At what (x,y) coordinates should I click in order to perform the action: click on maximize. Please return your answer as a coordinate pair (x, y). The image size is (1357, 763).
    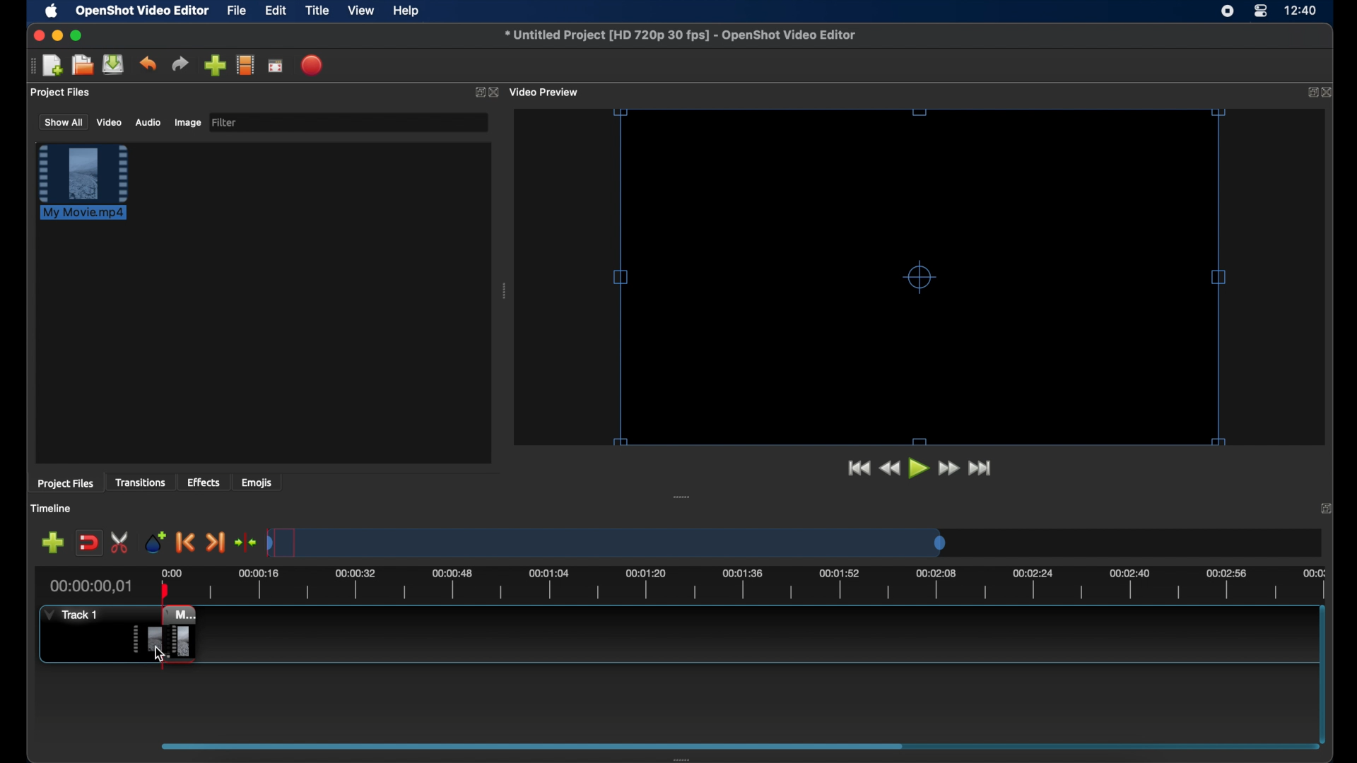
    Looking at the image, I should click on (78, 35).